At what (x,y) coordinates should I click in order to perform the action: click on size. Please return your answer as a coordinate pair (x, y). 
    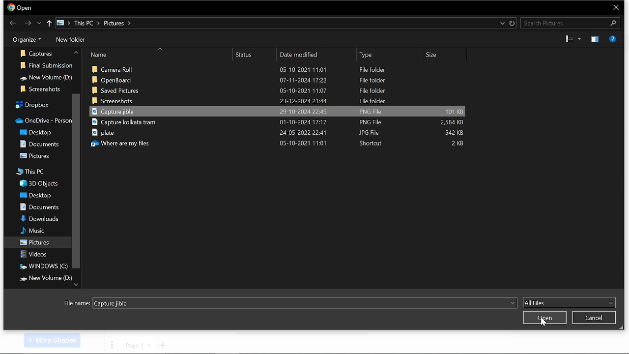
    Looking at the image, I should click on (448, 55).